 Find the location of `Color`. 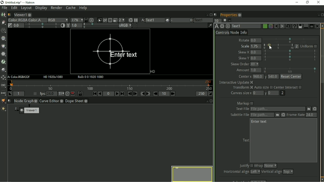

Color is located at coordinates (4, 46).